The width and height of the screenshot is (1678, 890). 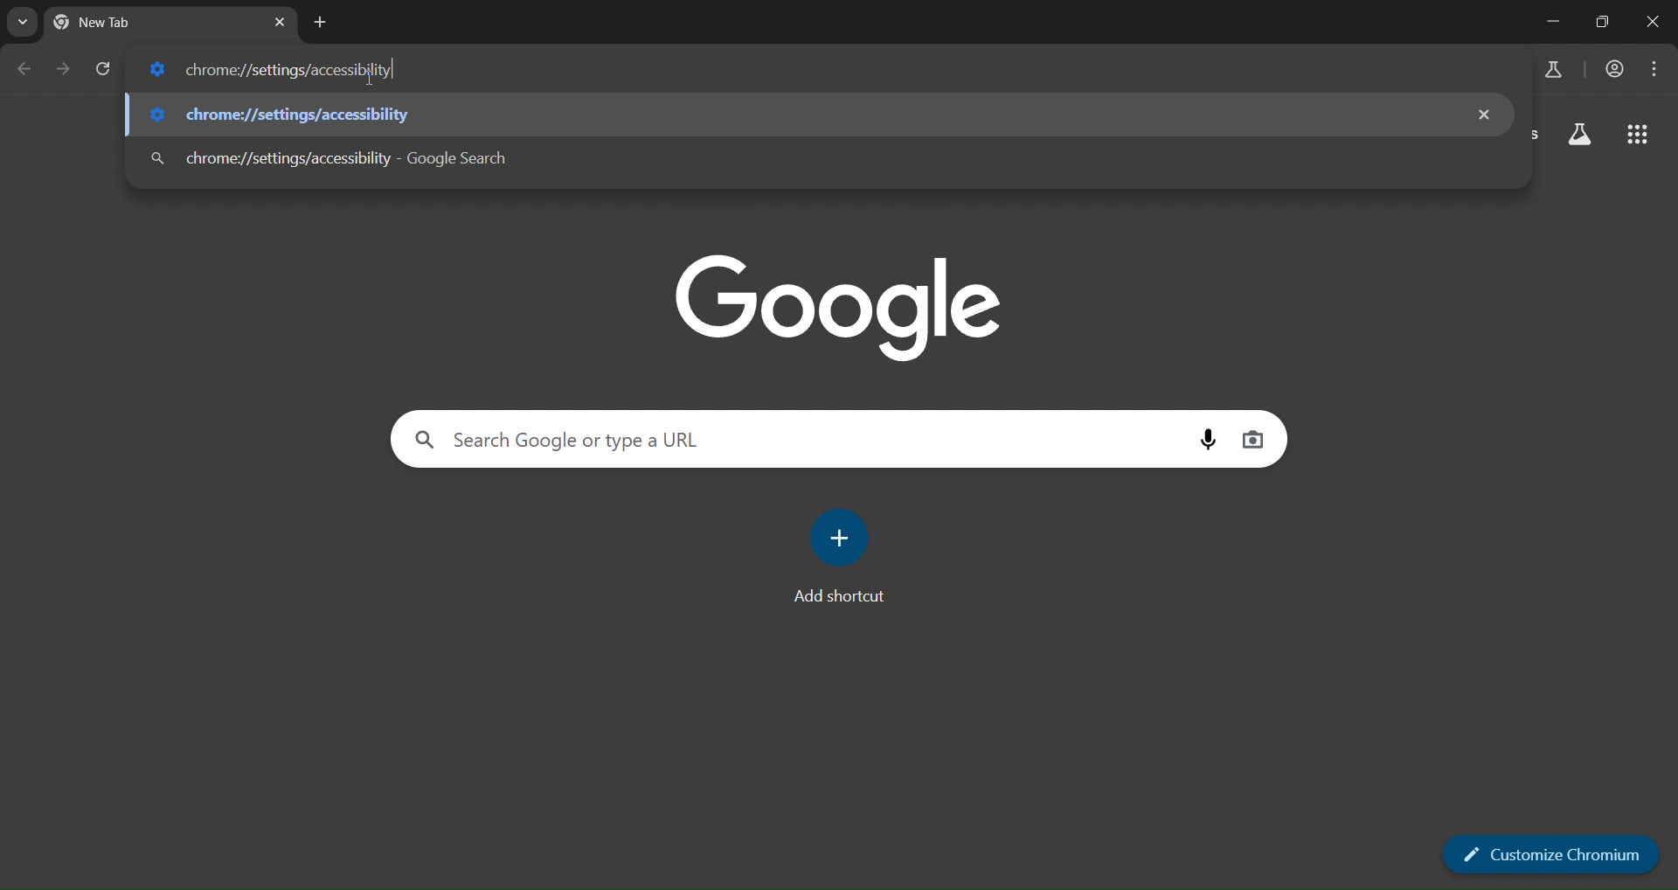 What do you see at coordinates (1659, 68) in the screenshot?
I see `menu` at bounding box center [1659, 68].